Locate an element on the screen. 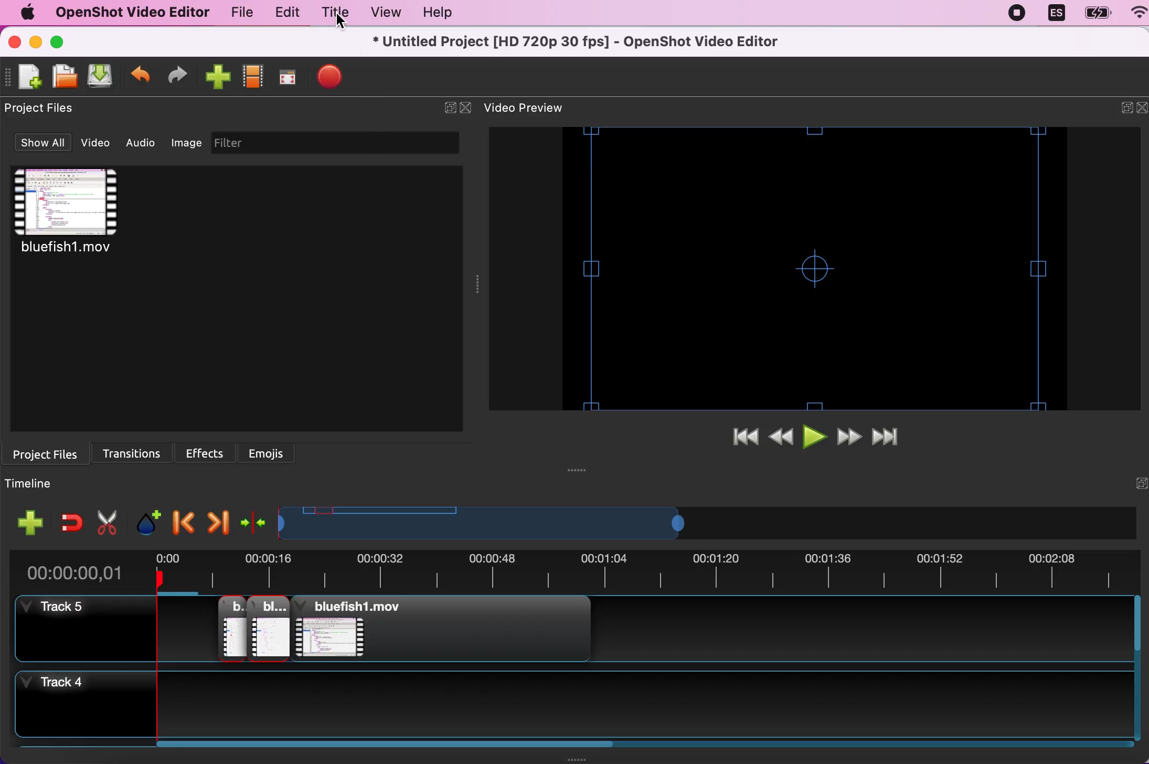 The width and height of the screenshot is (1149, 764). show profile is located at coordinates (251, 80).